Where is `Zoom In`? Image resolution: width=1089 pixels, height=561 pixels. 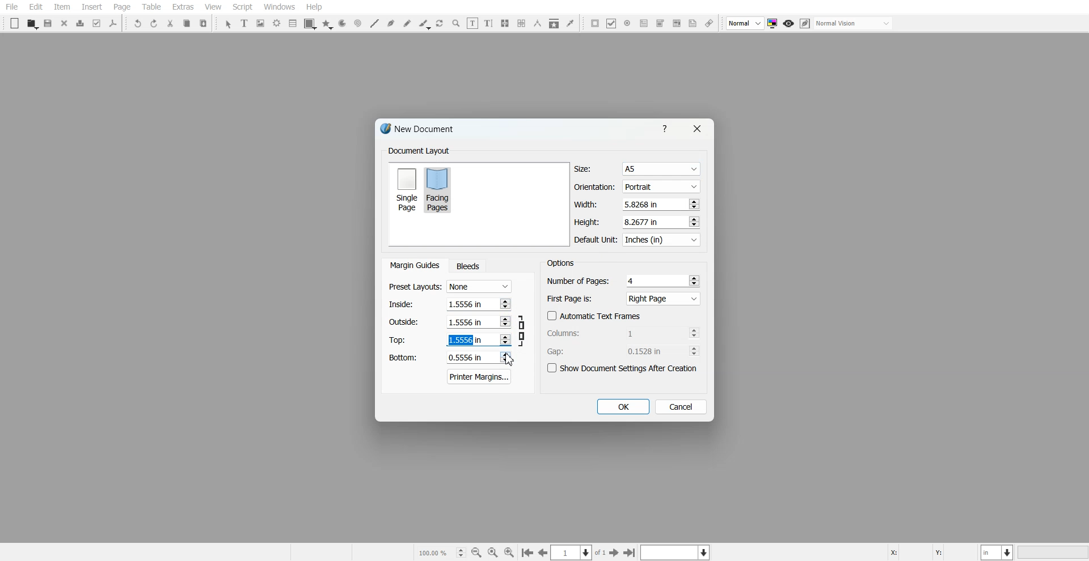 Zoom In is located at coordinates (509, 552).